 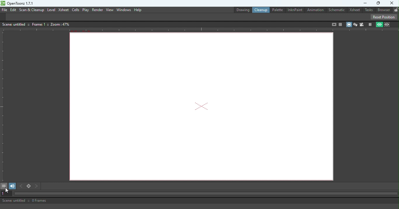 I want to click on Horizontal scroll bar", so click(x=204, y=194).